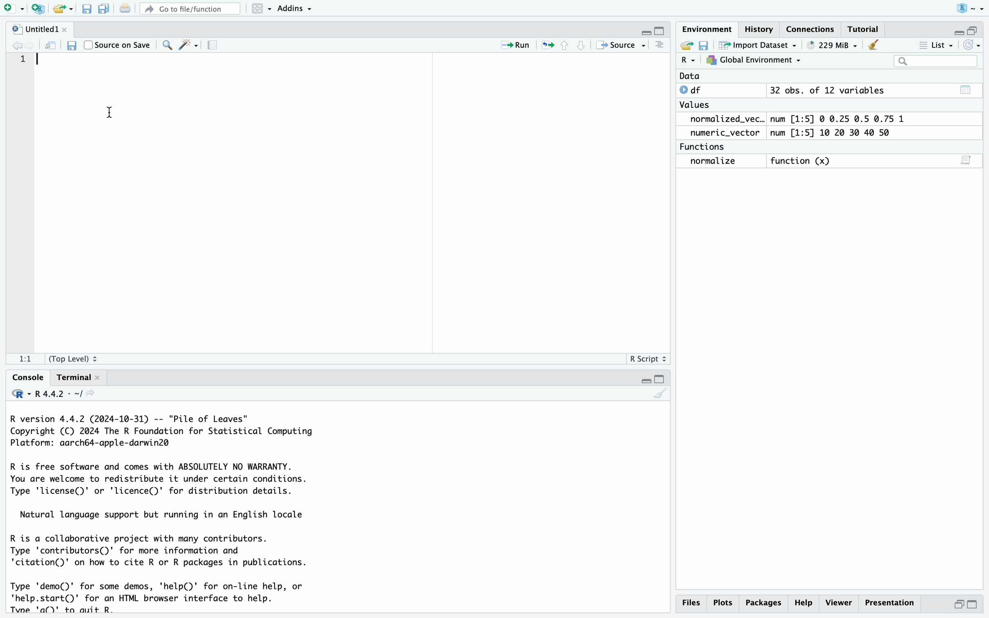 The image size is (989, 618). I want to click on refresh, so click(971, 45).